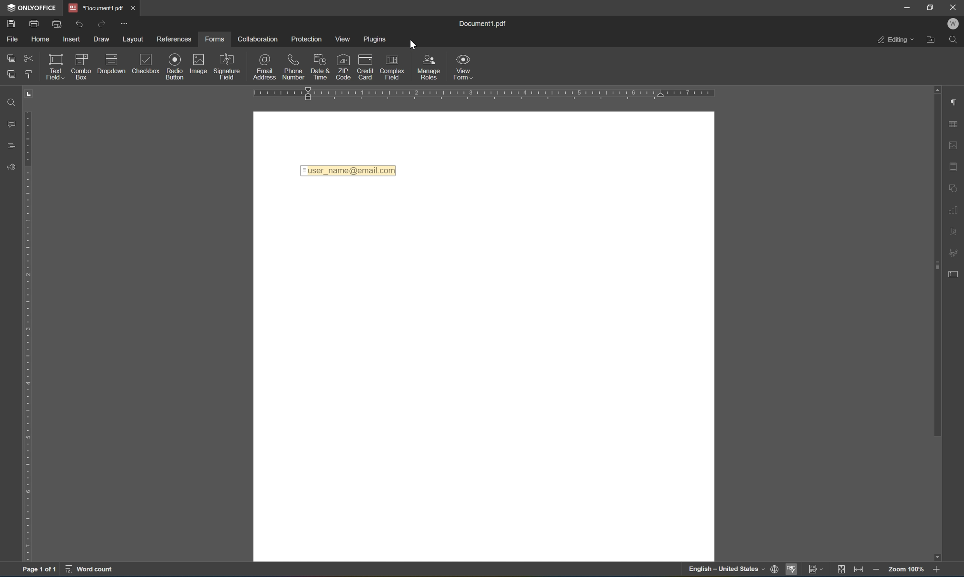  What do you see at coordinates (955, 121) in the screenshot?
I see `table settings` at bounding box center [955, 121].